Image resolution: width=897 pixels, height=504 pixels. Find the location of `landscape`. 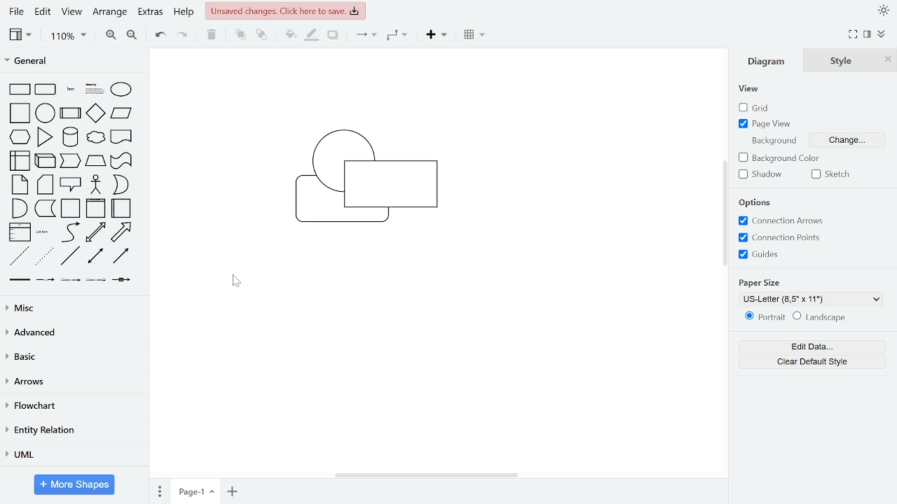

landscape is located at coordinates (824, 318).